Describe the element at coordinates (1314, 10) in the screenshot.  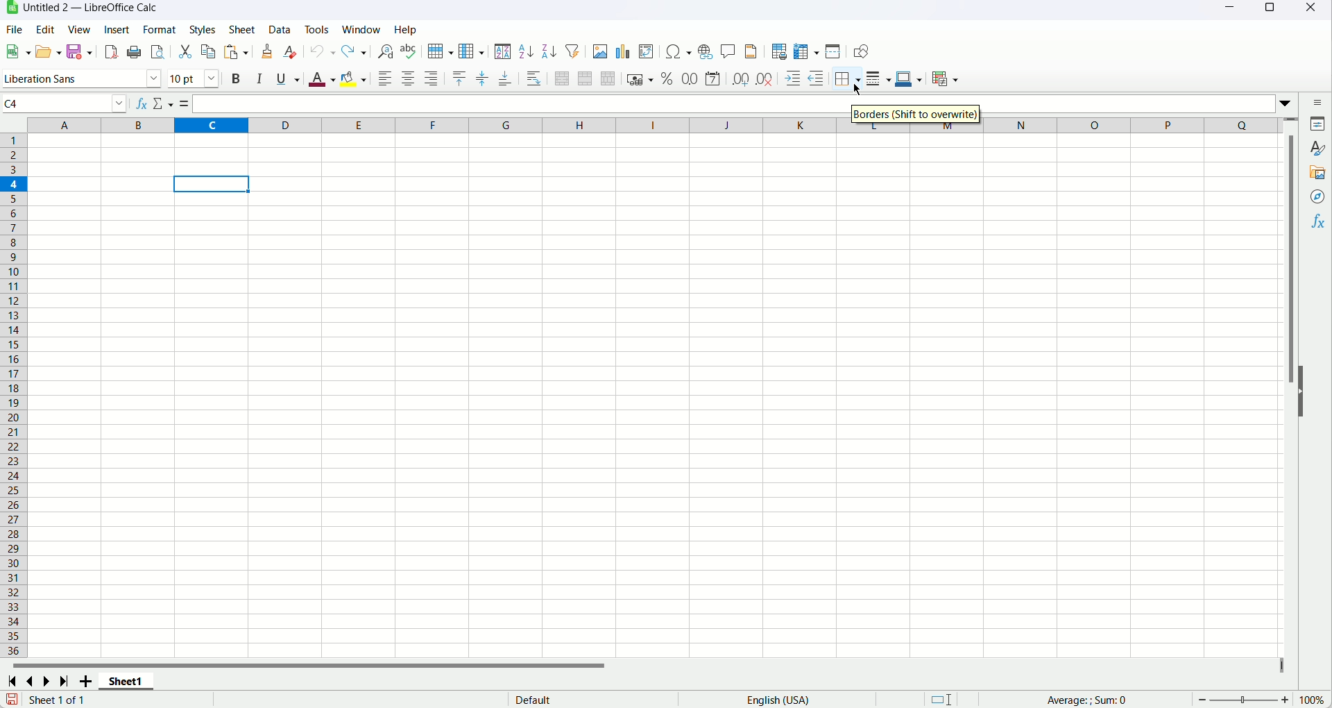
I see `Close` at that location.